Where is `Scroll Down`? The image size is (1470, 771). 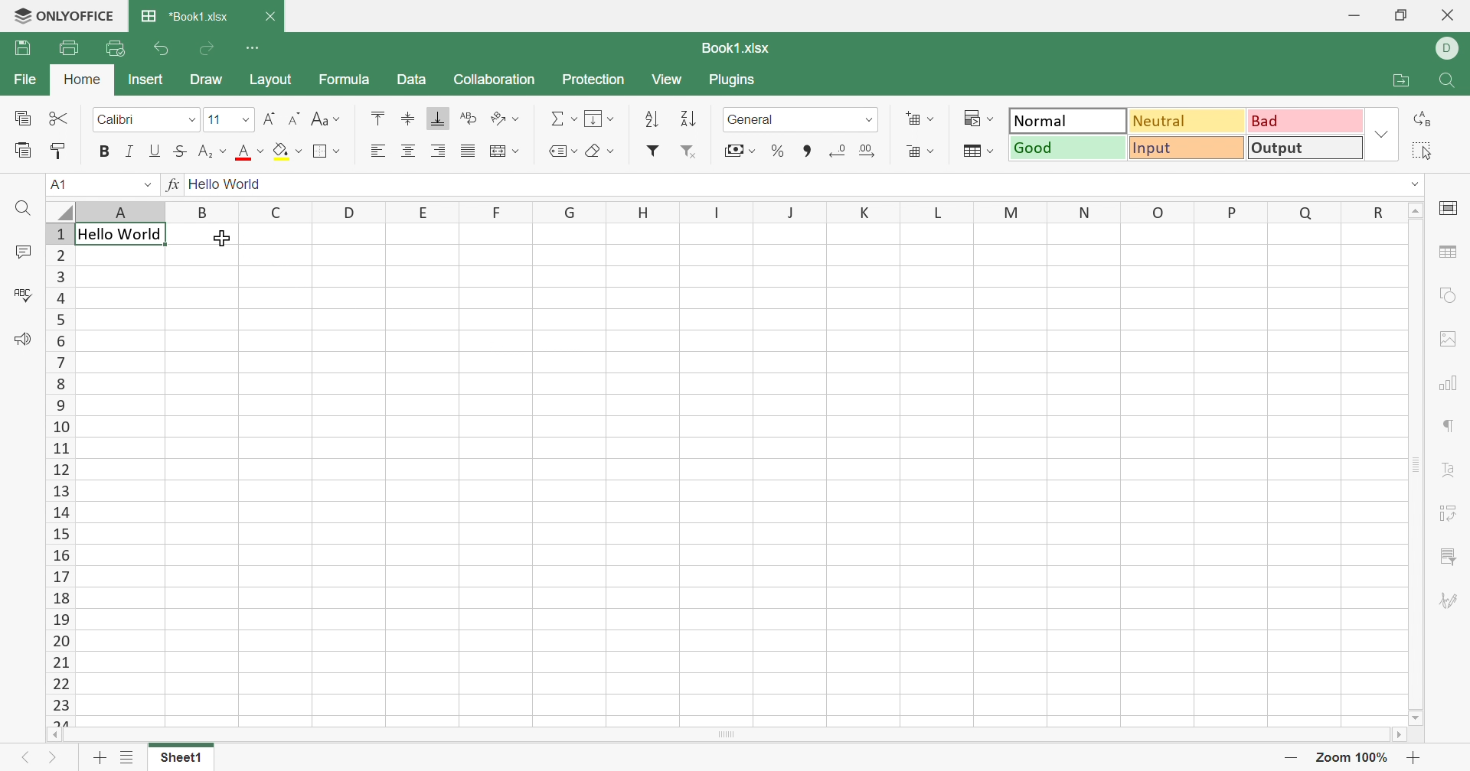
Scroll Down is located at coordinates (1415, 719).